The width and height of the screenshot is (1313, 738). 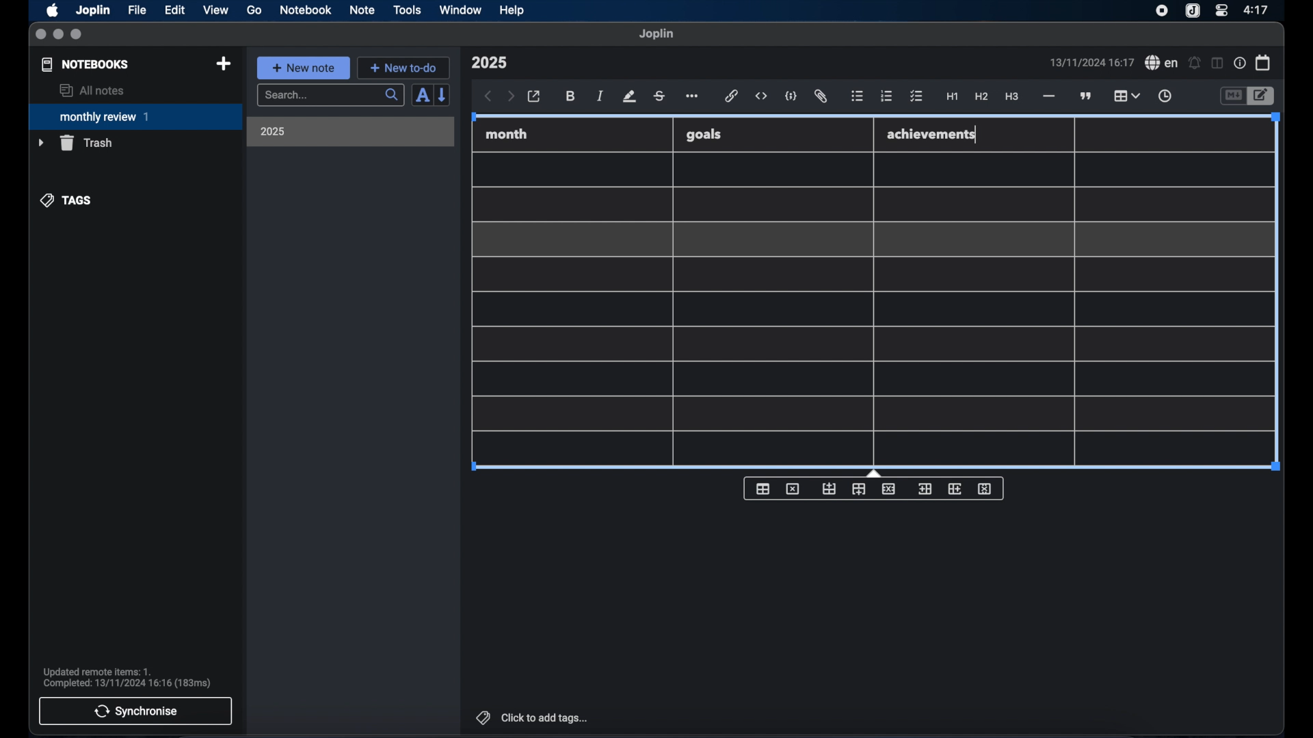 What do you see at coordinates (1011, 97) in the screenshot?
I see `heading 3` at bounding box center [1011, 97].